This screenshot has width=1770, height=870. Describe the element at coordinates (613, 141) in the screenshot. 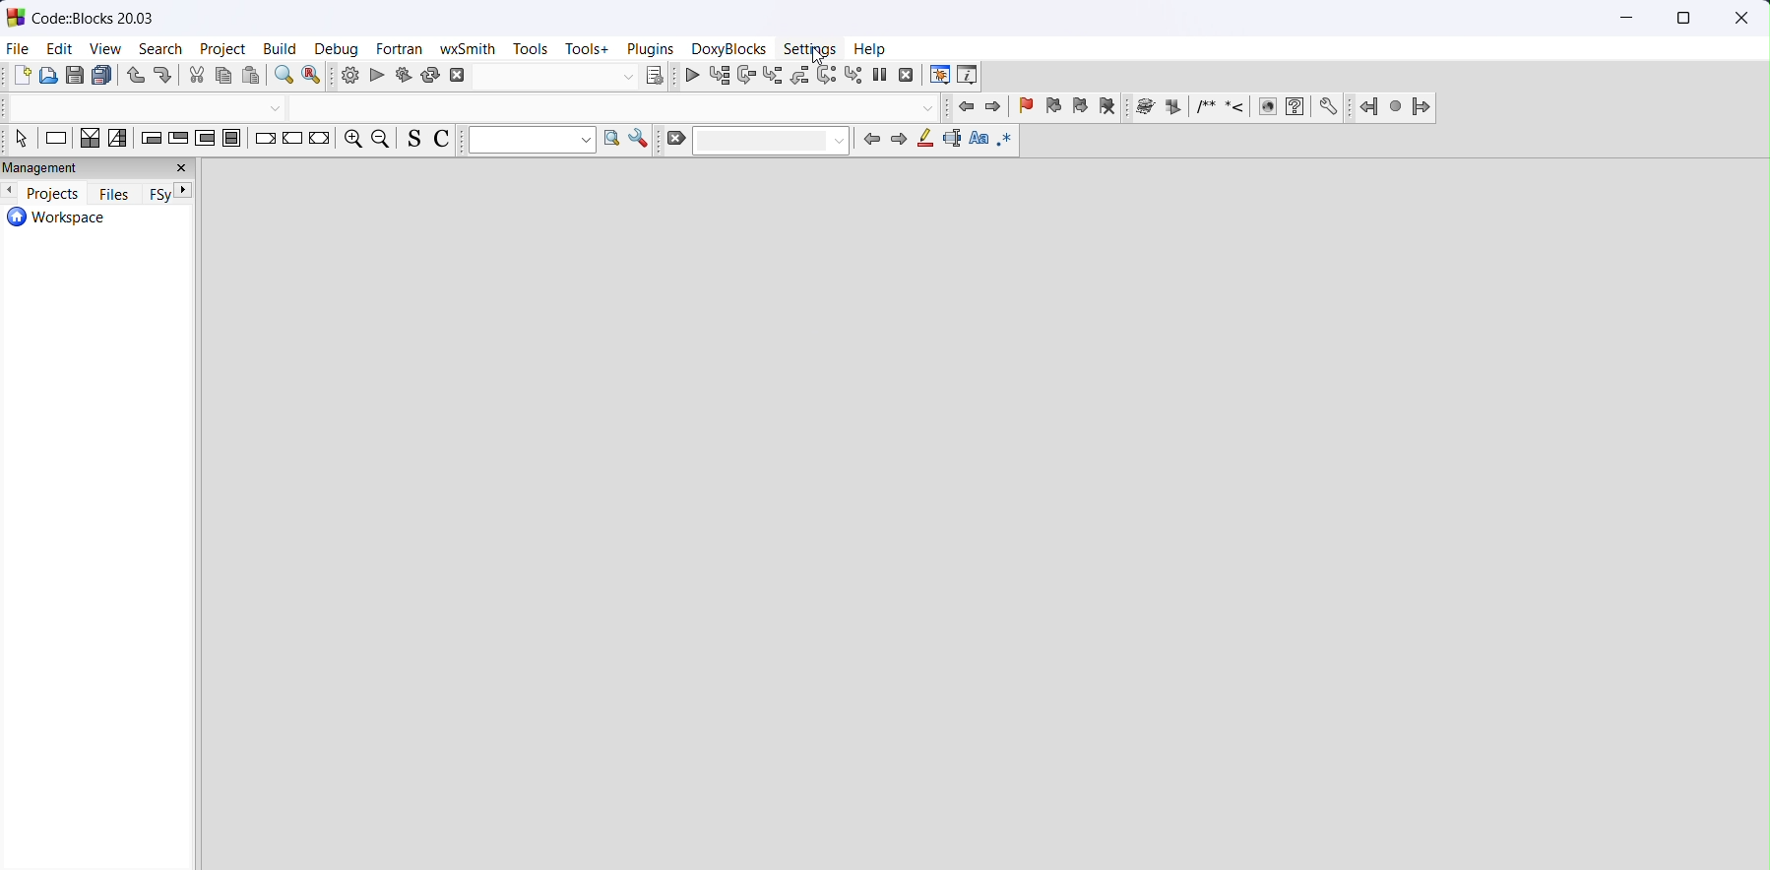

I see `run search ` at that location.